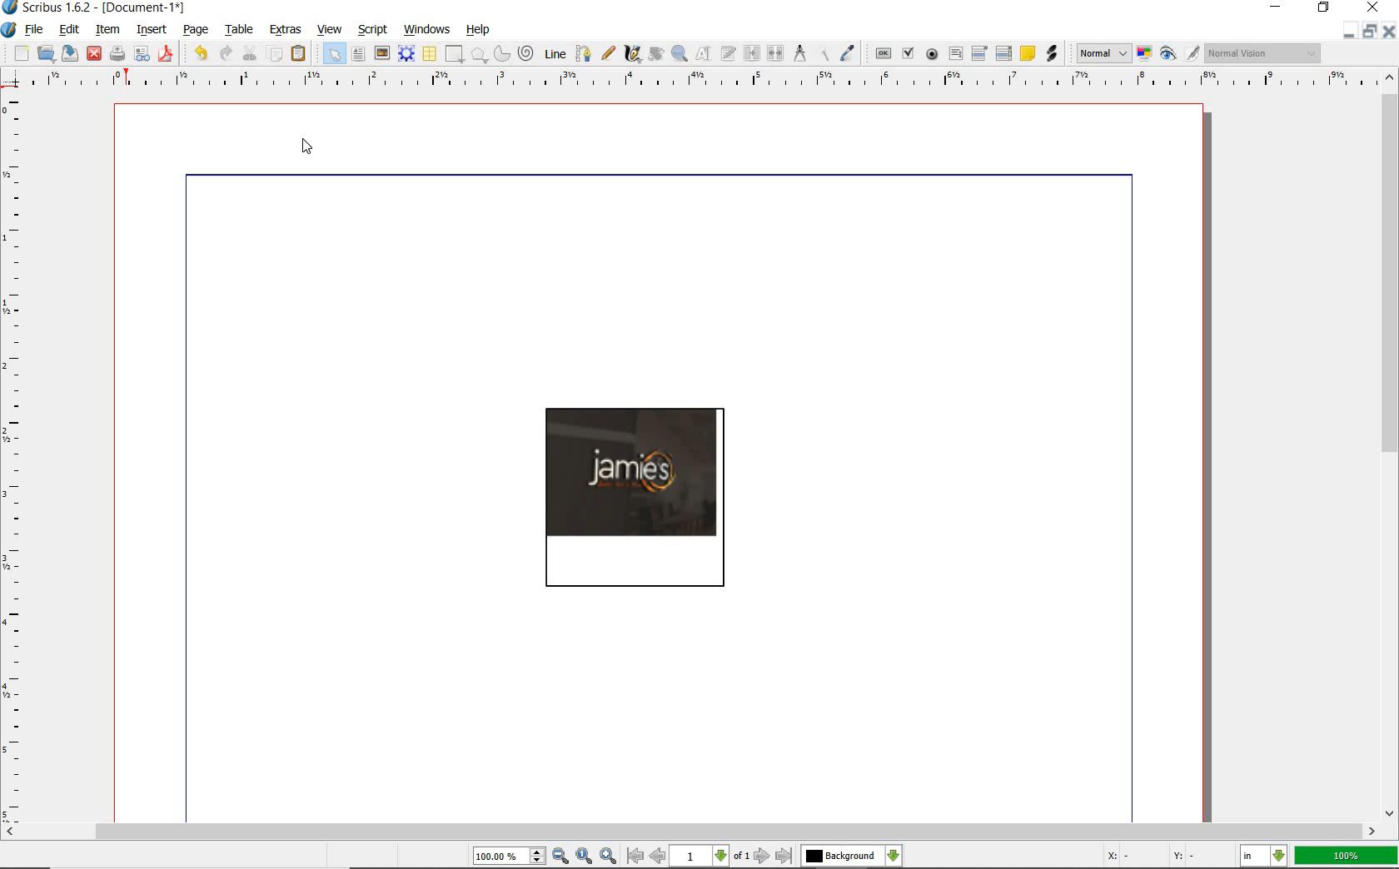 This screenshot has width=1399, height=869. Describe the element at coordinates (659, 858) in the screenshot. I see `Previous Page` at that location.